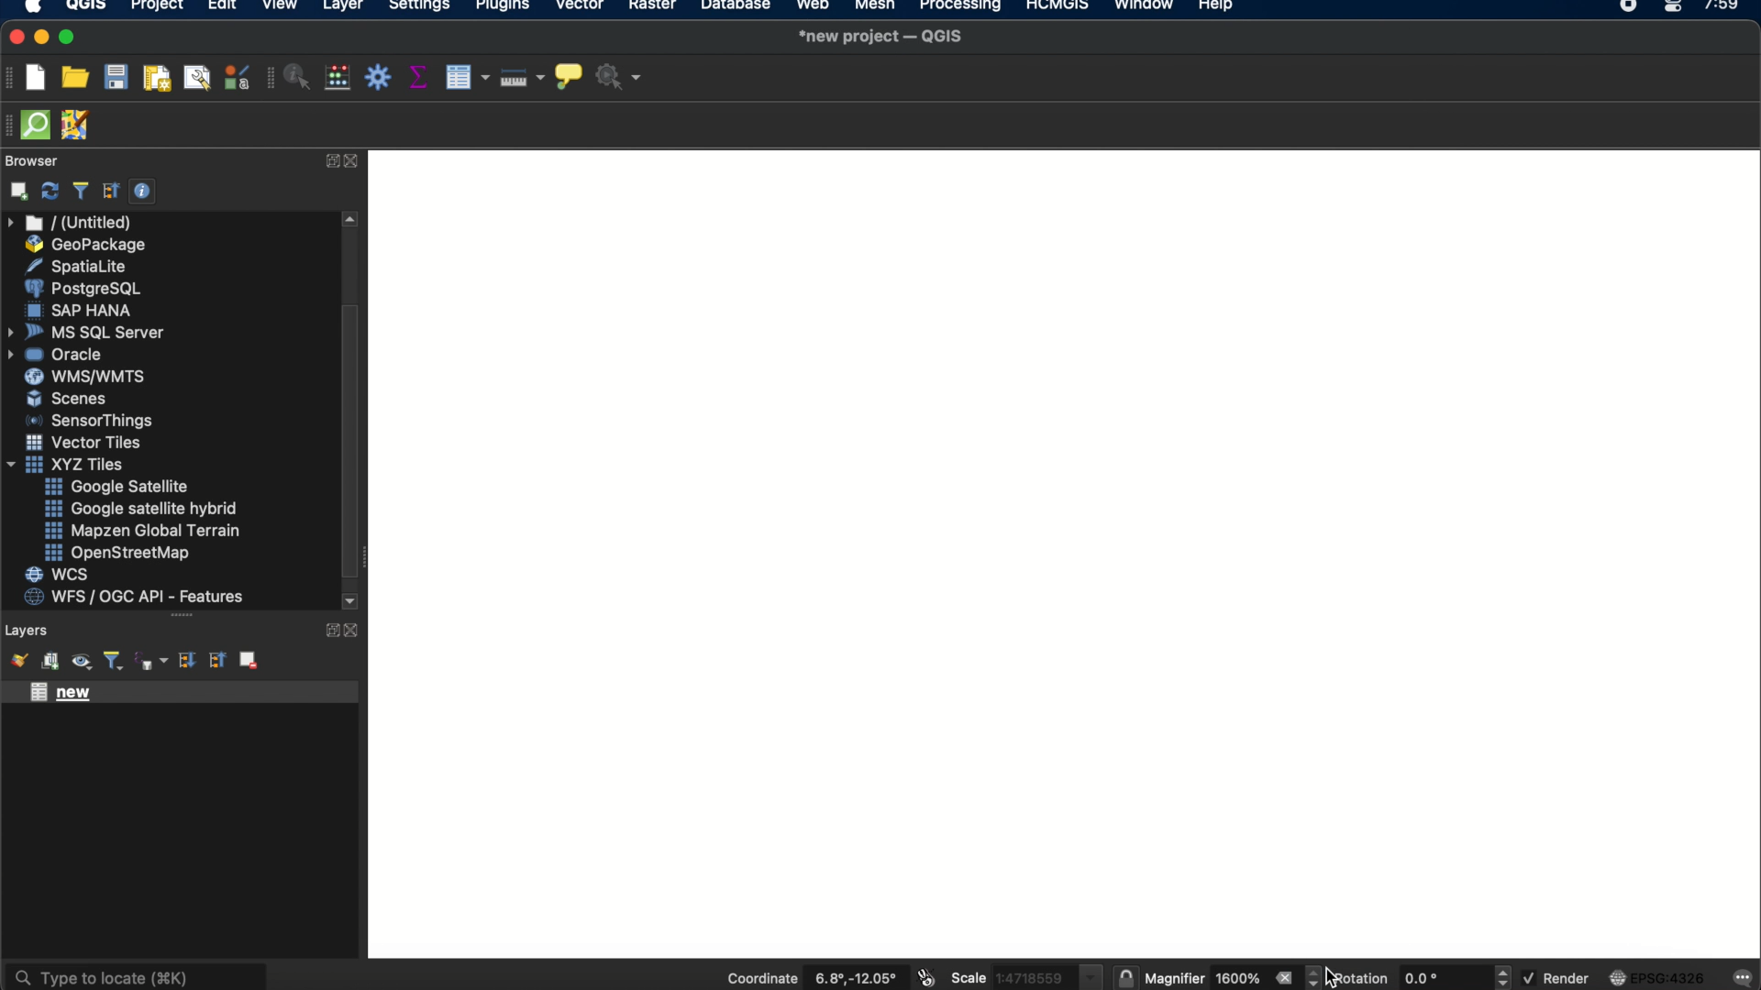  I want to click on Type to locate, so click(137, 976).